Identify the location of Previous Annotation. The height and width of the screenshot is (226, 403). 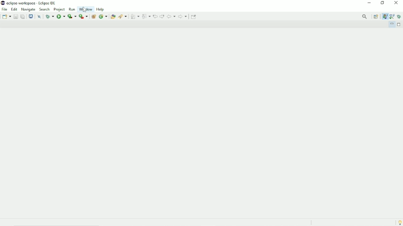
(146, 16).